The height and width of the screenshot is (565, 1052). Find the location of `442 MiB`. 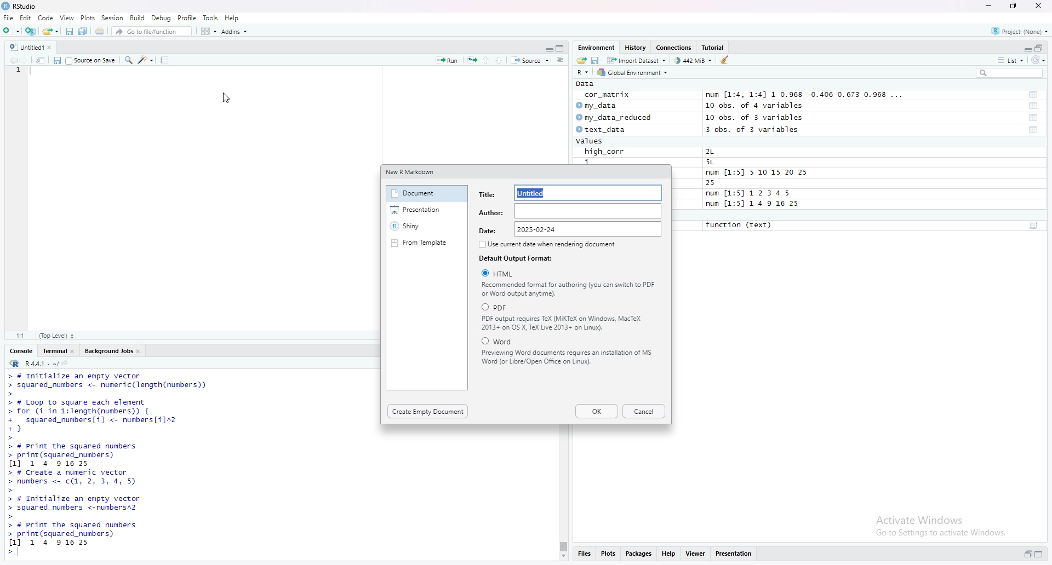

442 MiB is located at coordinates (695, 61).